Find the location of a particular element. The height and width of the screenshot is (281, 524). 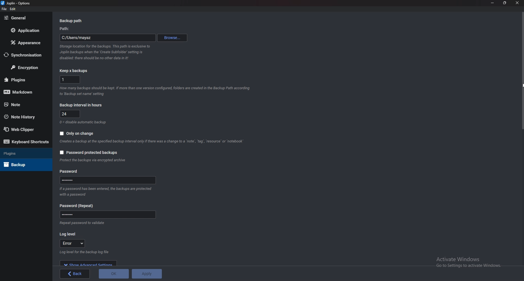

Synchronization is located at coordinates (26, 56).